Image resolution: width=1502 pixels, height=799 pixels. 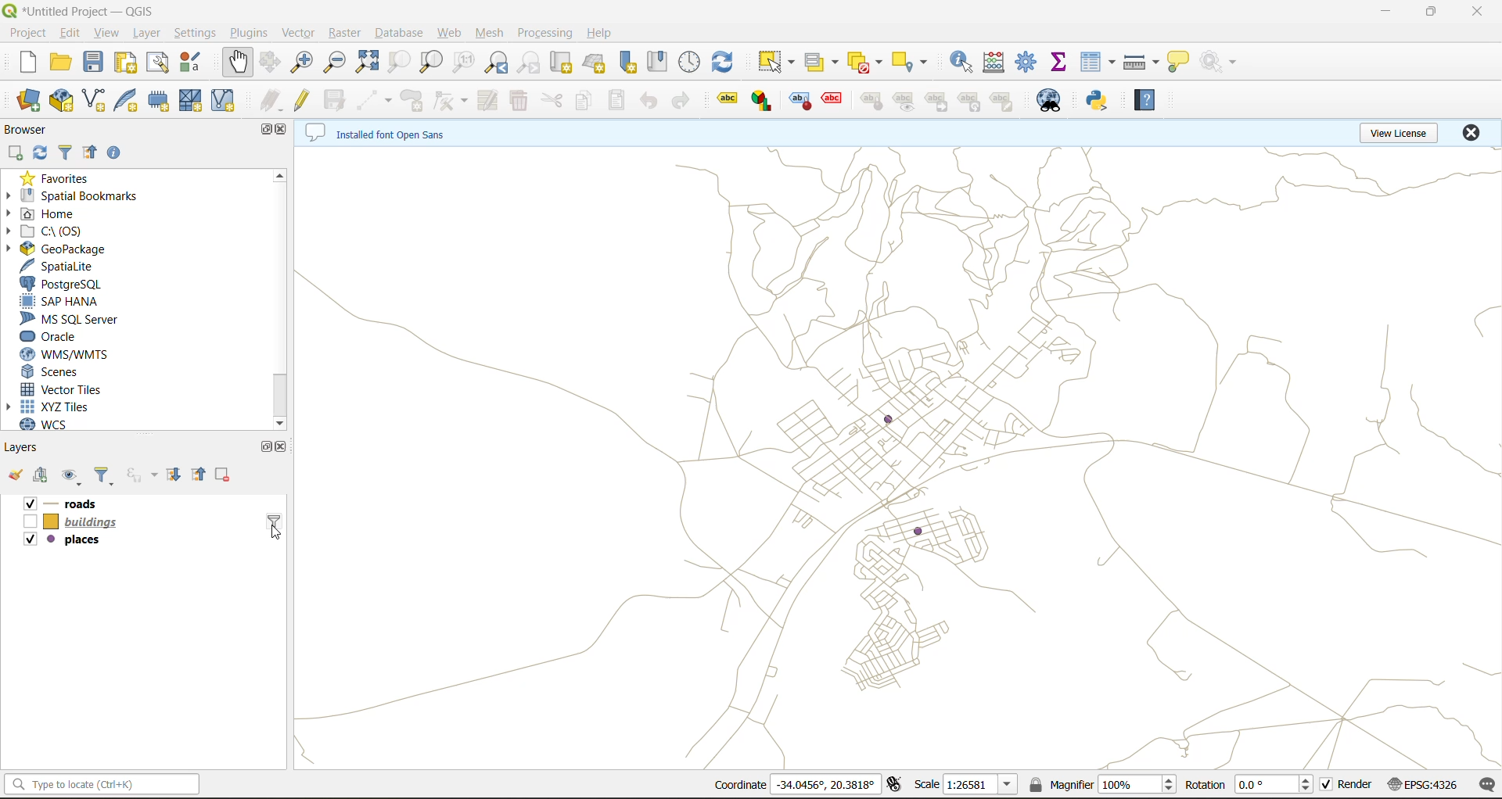 I want to click on refresh, so click(x=43, y=149).